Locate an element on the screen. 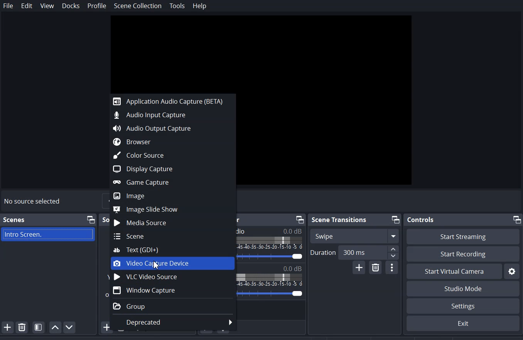  Color Source is located at coordinates (169, 155).